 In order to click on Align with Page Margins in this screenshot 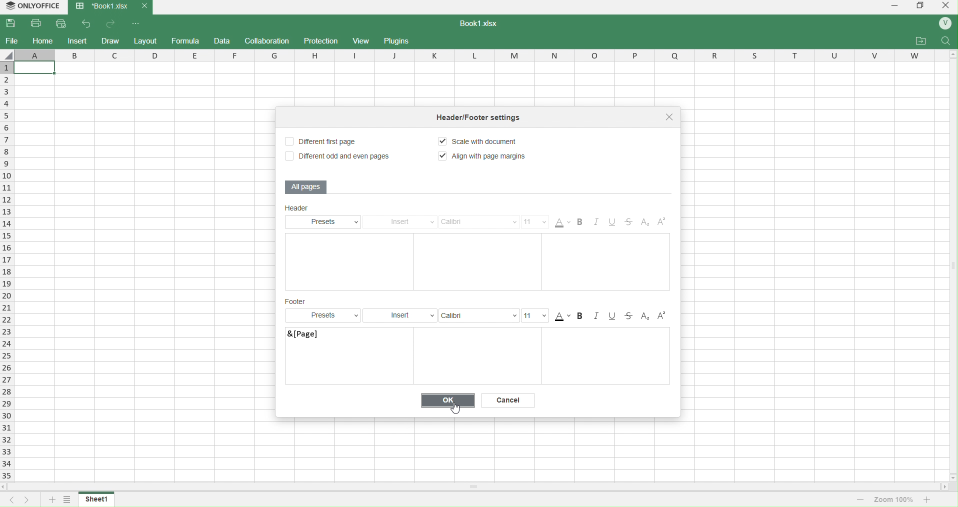, I will do `click(484, 156)`.